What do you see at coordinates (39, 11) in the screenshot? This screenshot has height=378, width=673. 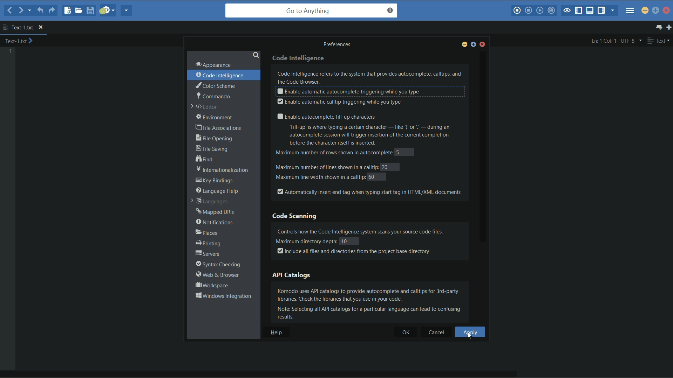 I see `undo` at bounding box center [39, 11].